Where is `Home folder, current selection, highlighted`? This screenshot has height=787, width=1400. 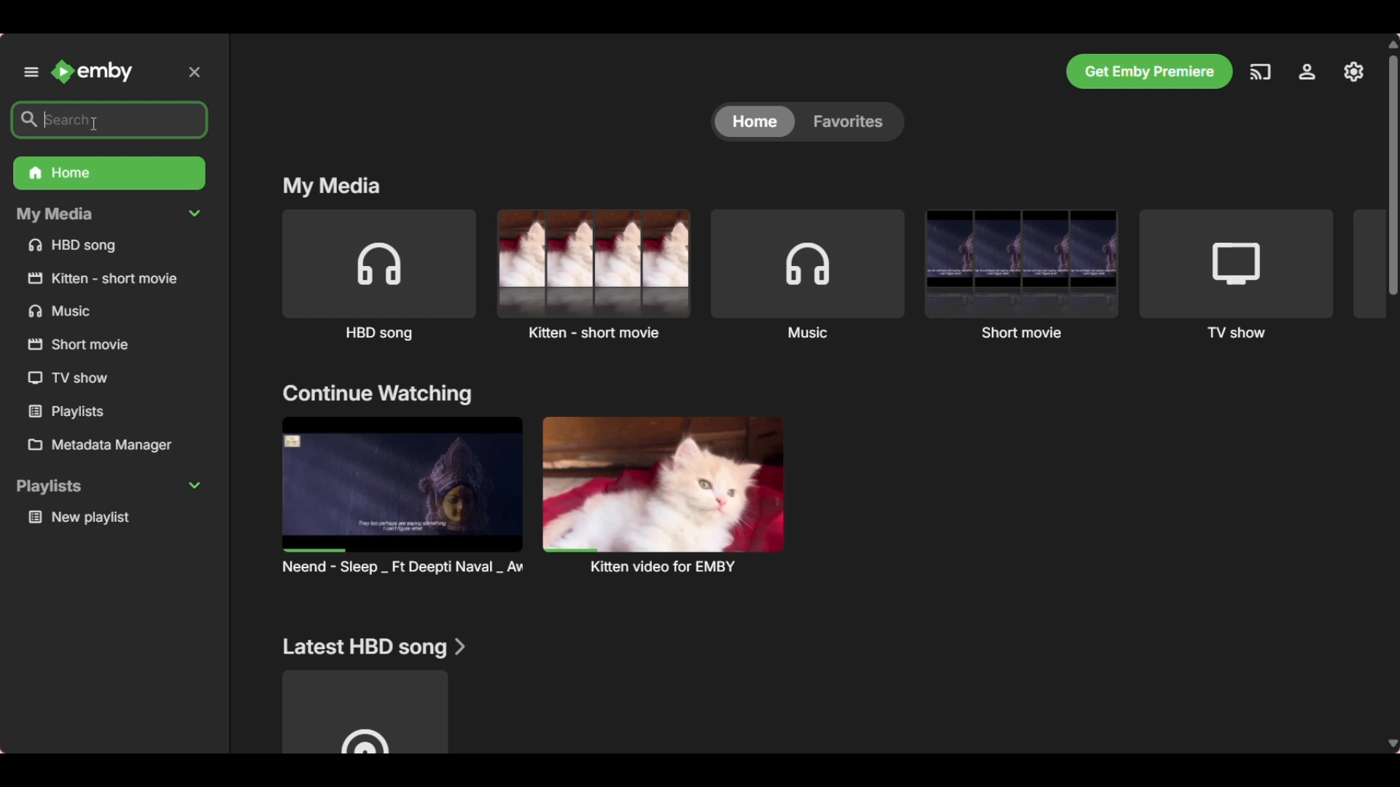 Home folder, current selection, highlighted is located at coordinates (108, 173).